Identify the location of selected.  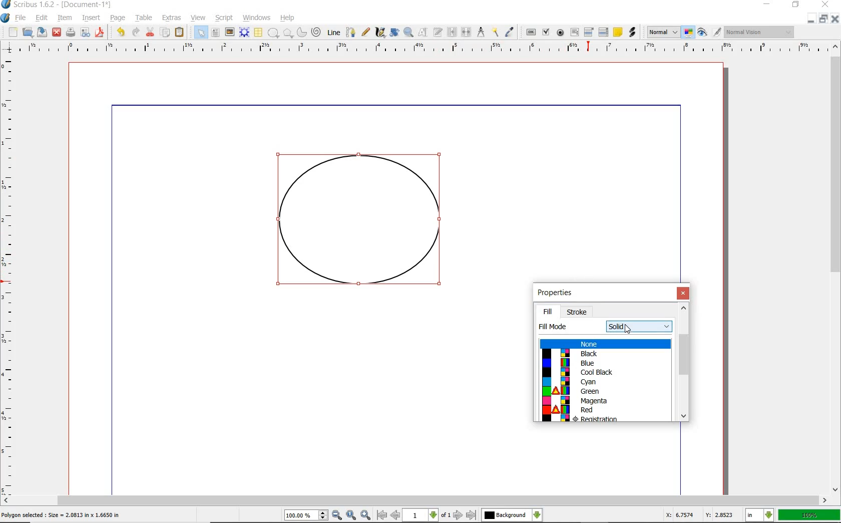
(61, 515).